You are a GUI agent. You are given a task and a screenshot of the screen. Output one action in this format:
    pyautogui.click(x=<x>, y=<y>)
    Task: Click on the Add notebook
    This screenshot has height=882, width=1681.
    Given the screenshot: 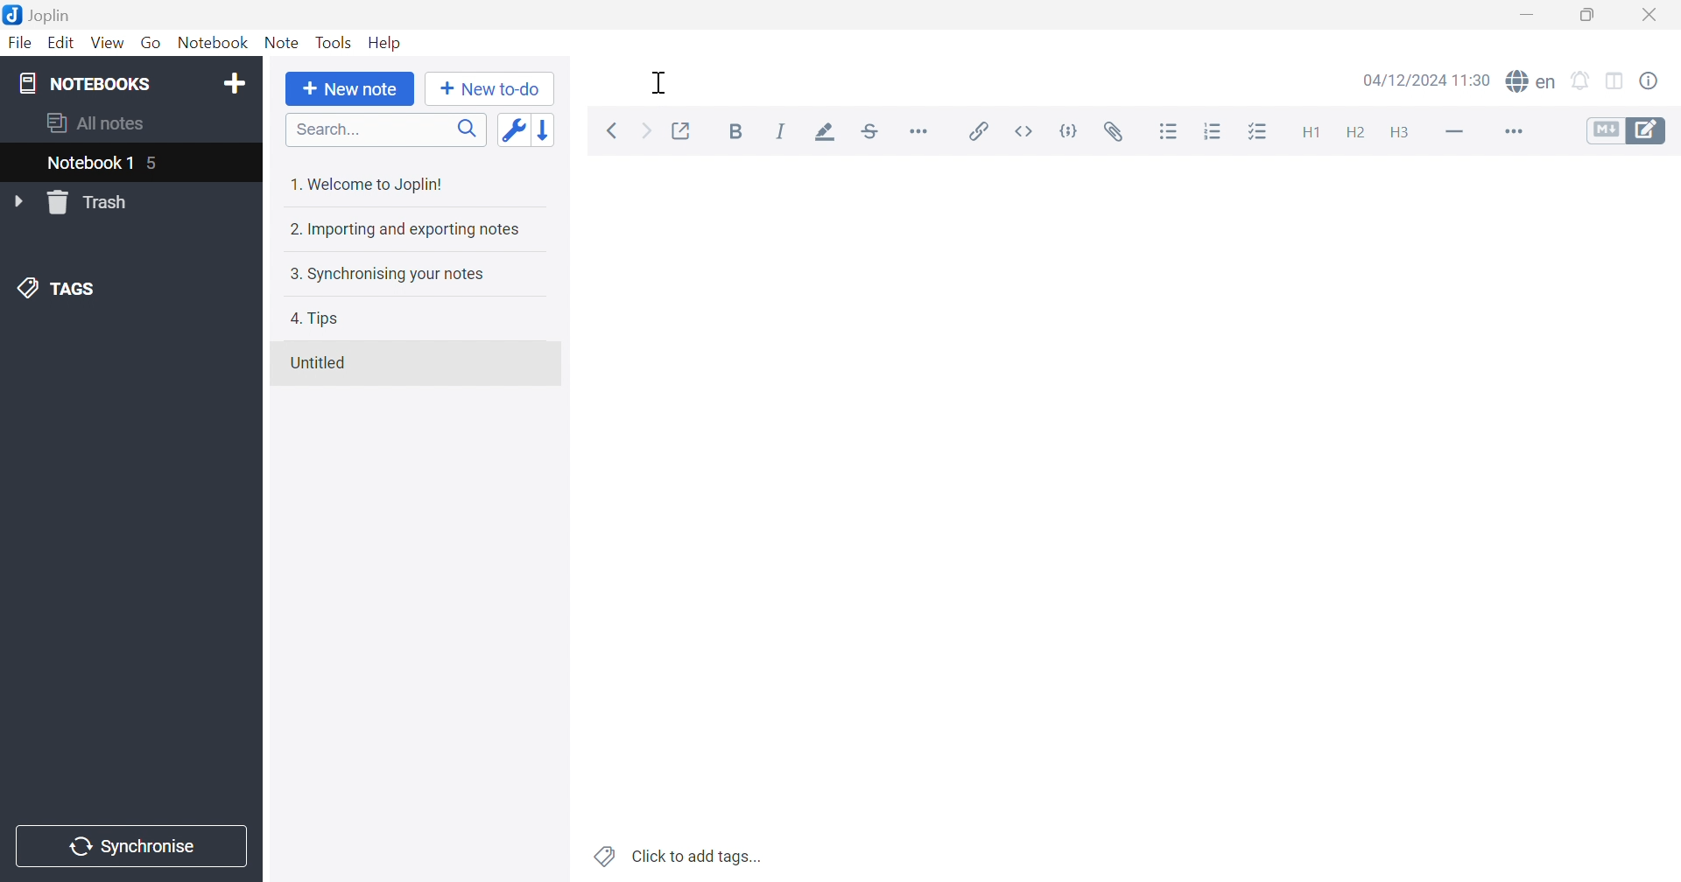 What is the action you would take?
    pyautogui.click(x=234, y=84)
    